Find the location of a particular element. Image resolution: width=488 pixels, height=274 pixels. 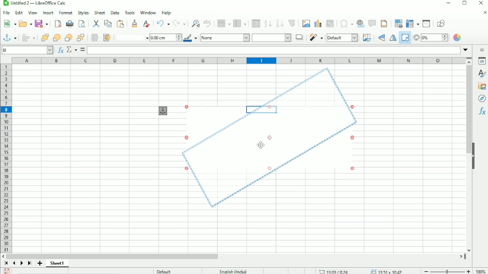

Shadow is located at coordinates (299, 37).